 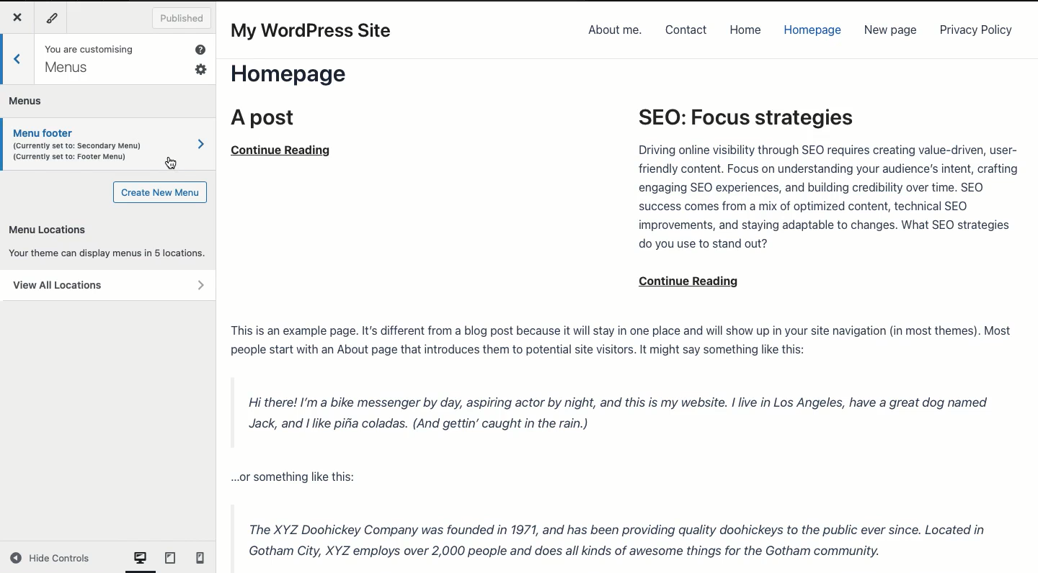 I want to click on Contact, so click(x=686, y=31).